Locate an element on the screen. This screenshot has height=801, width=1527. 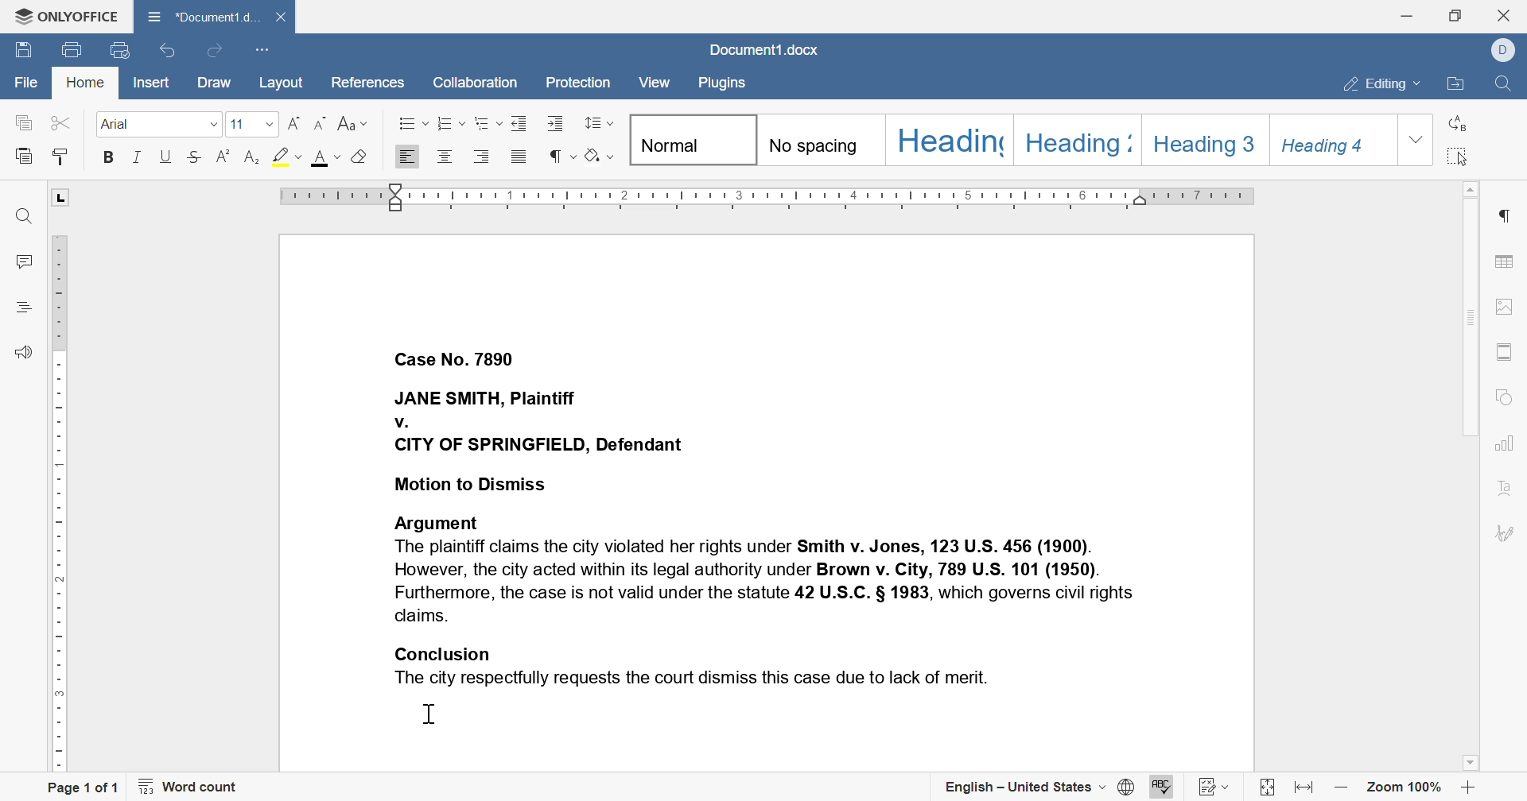
select all is located at coordinates (1459, 155).